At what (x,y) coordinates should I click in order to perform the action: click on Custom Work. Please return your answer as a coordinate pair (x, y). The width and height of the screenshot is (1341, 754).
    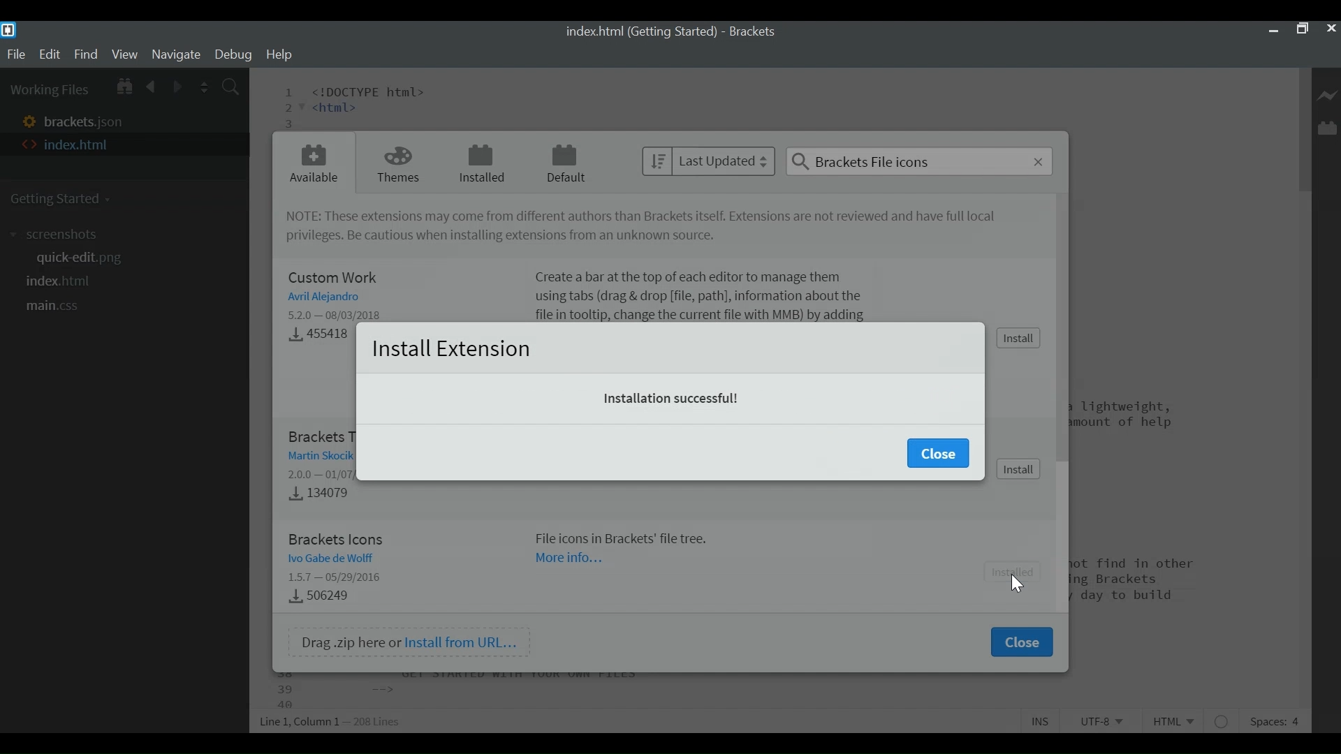
    Looking at the image, I should click on (336, 277).